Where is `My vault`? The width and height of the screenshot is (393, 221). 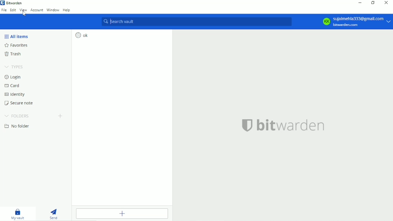 My vault is located at coordinates (18, 213).